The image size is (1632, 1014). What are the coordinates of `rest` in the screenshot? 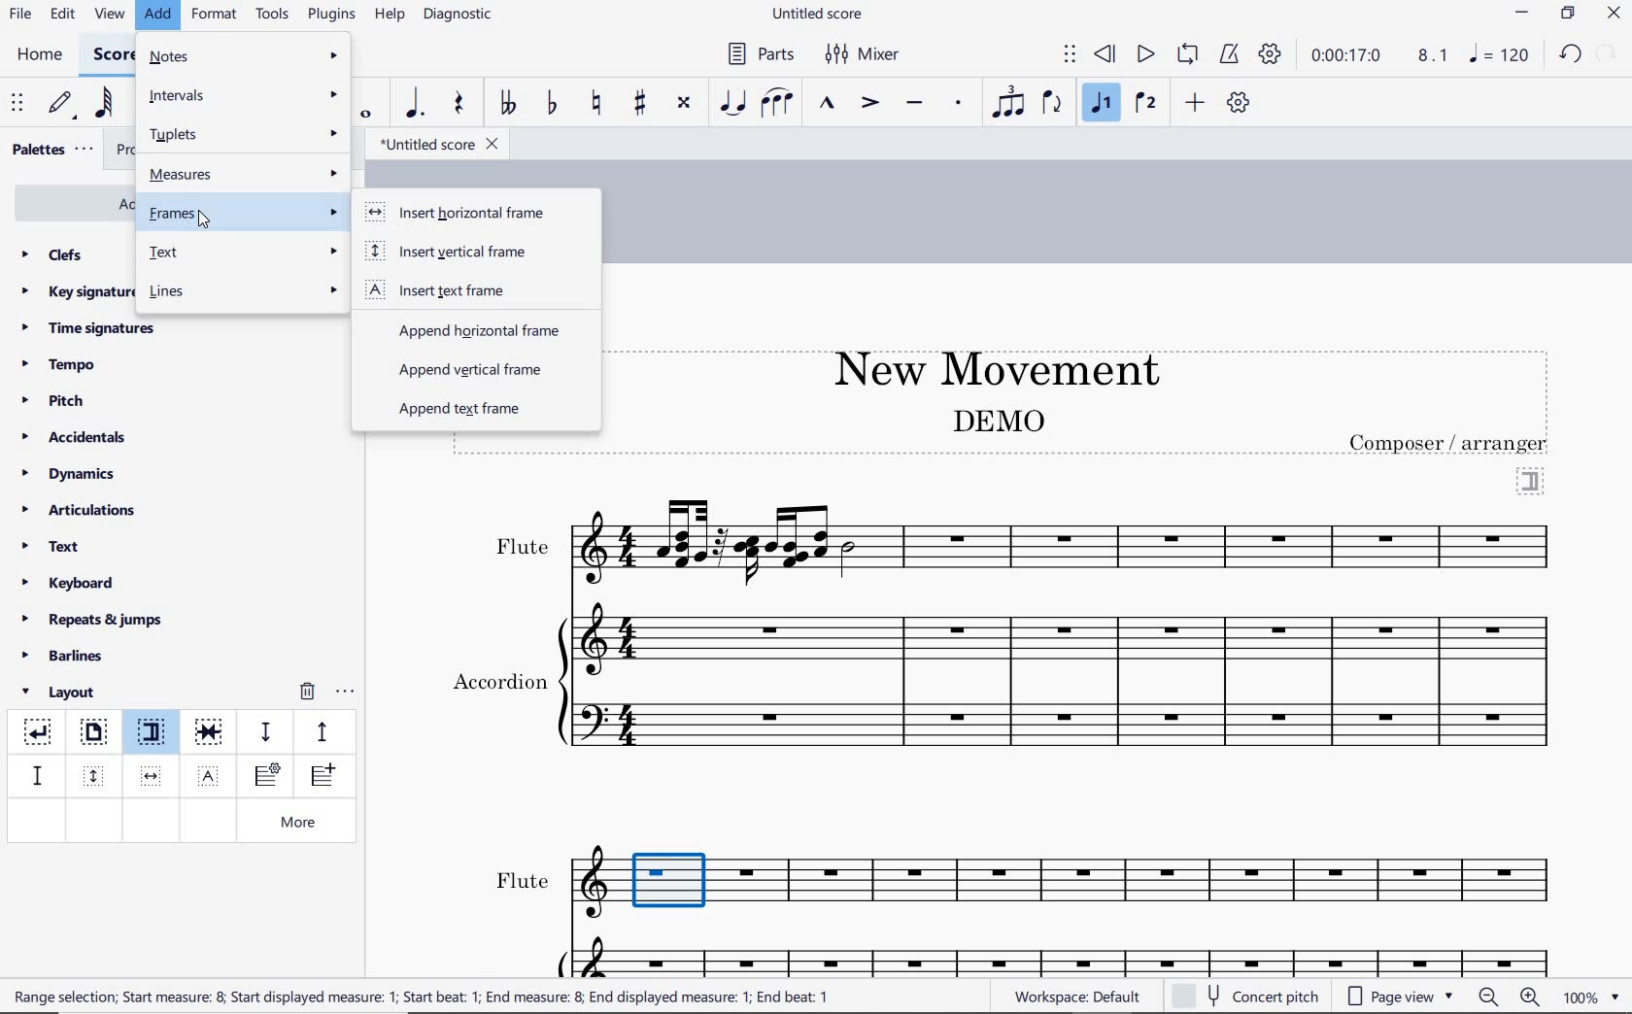 It's located at (459, 105).